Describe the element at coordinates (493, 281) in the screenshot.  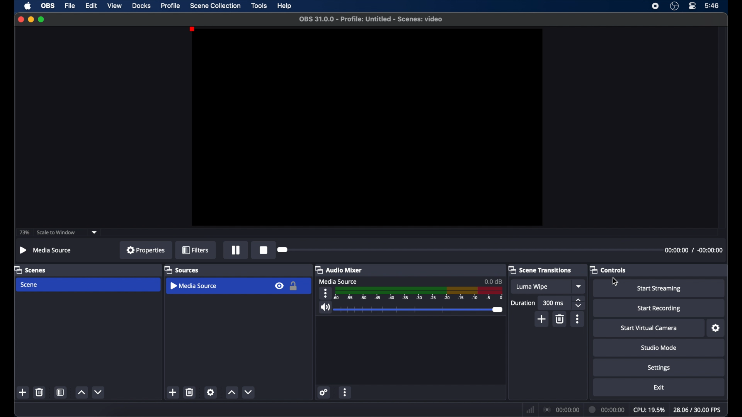
I see `0.0 db` at that location.